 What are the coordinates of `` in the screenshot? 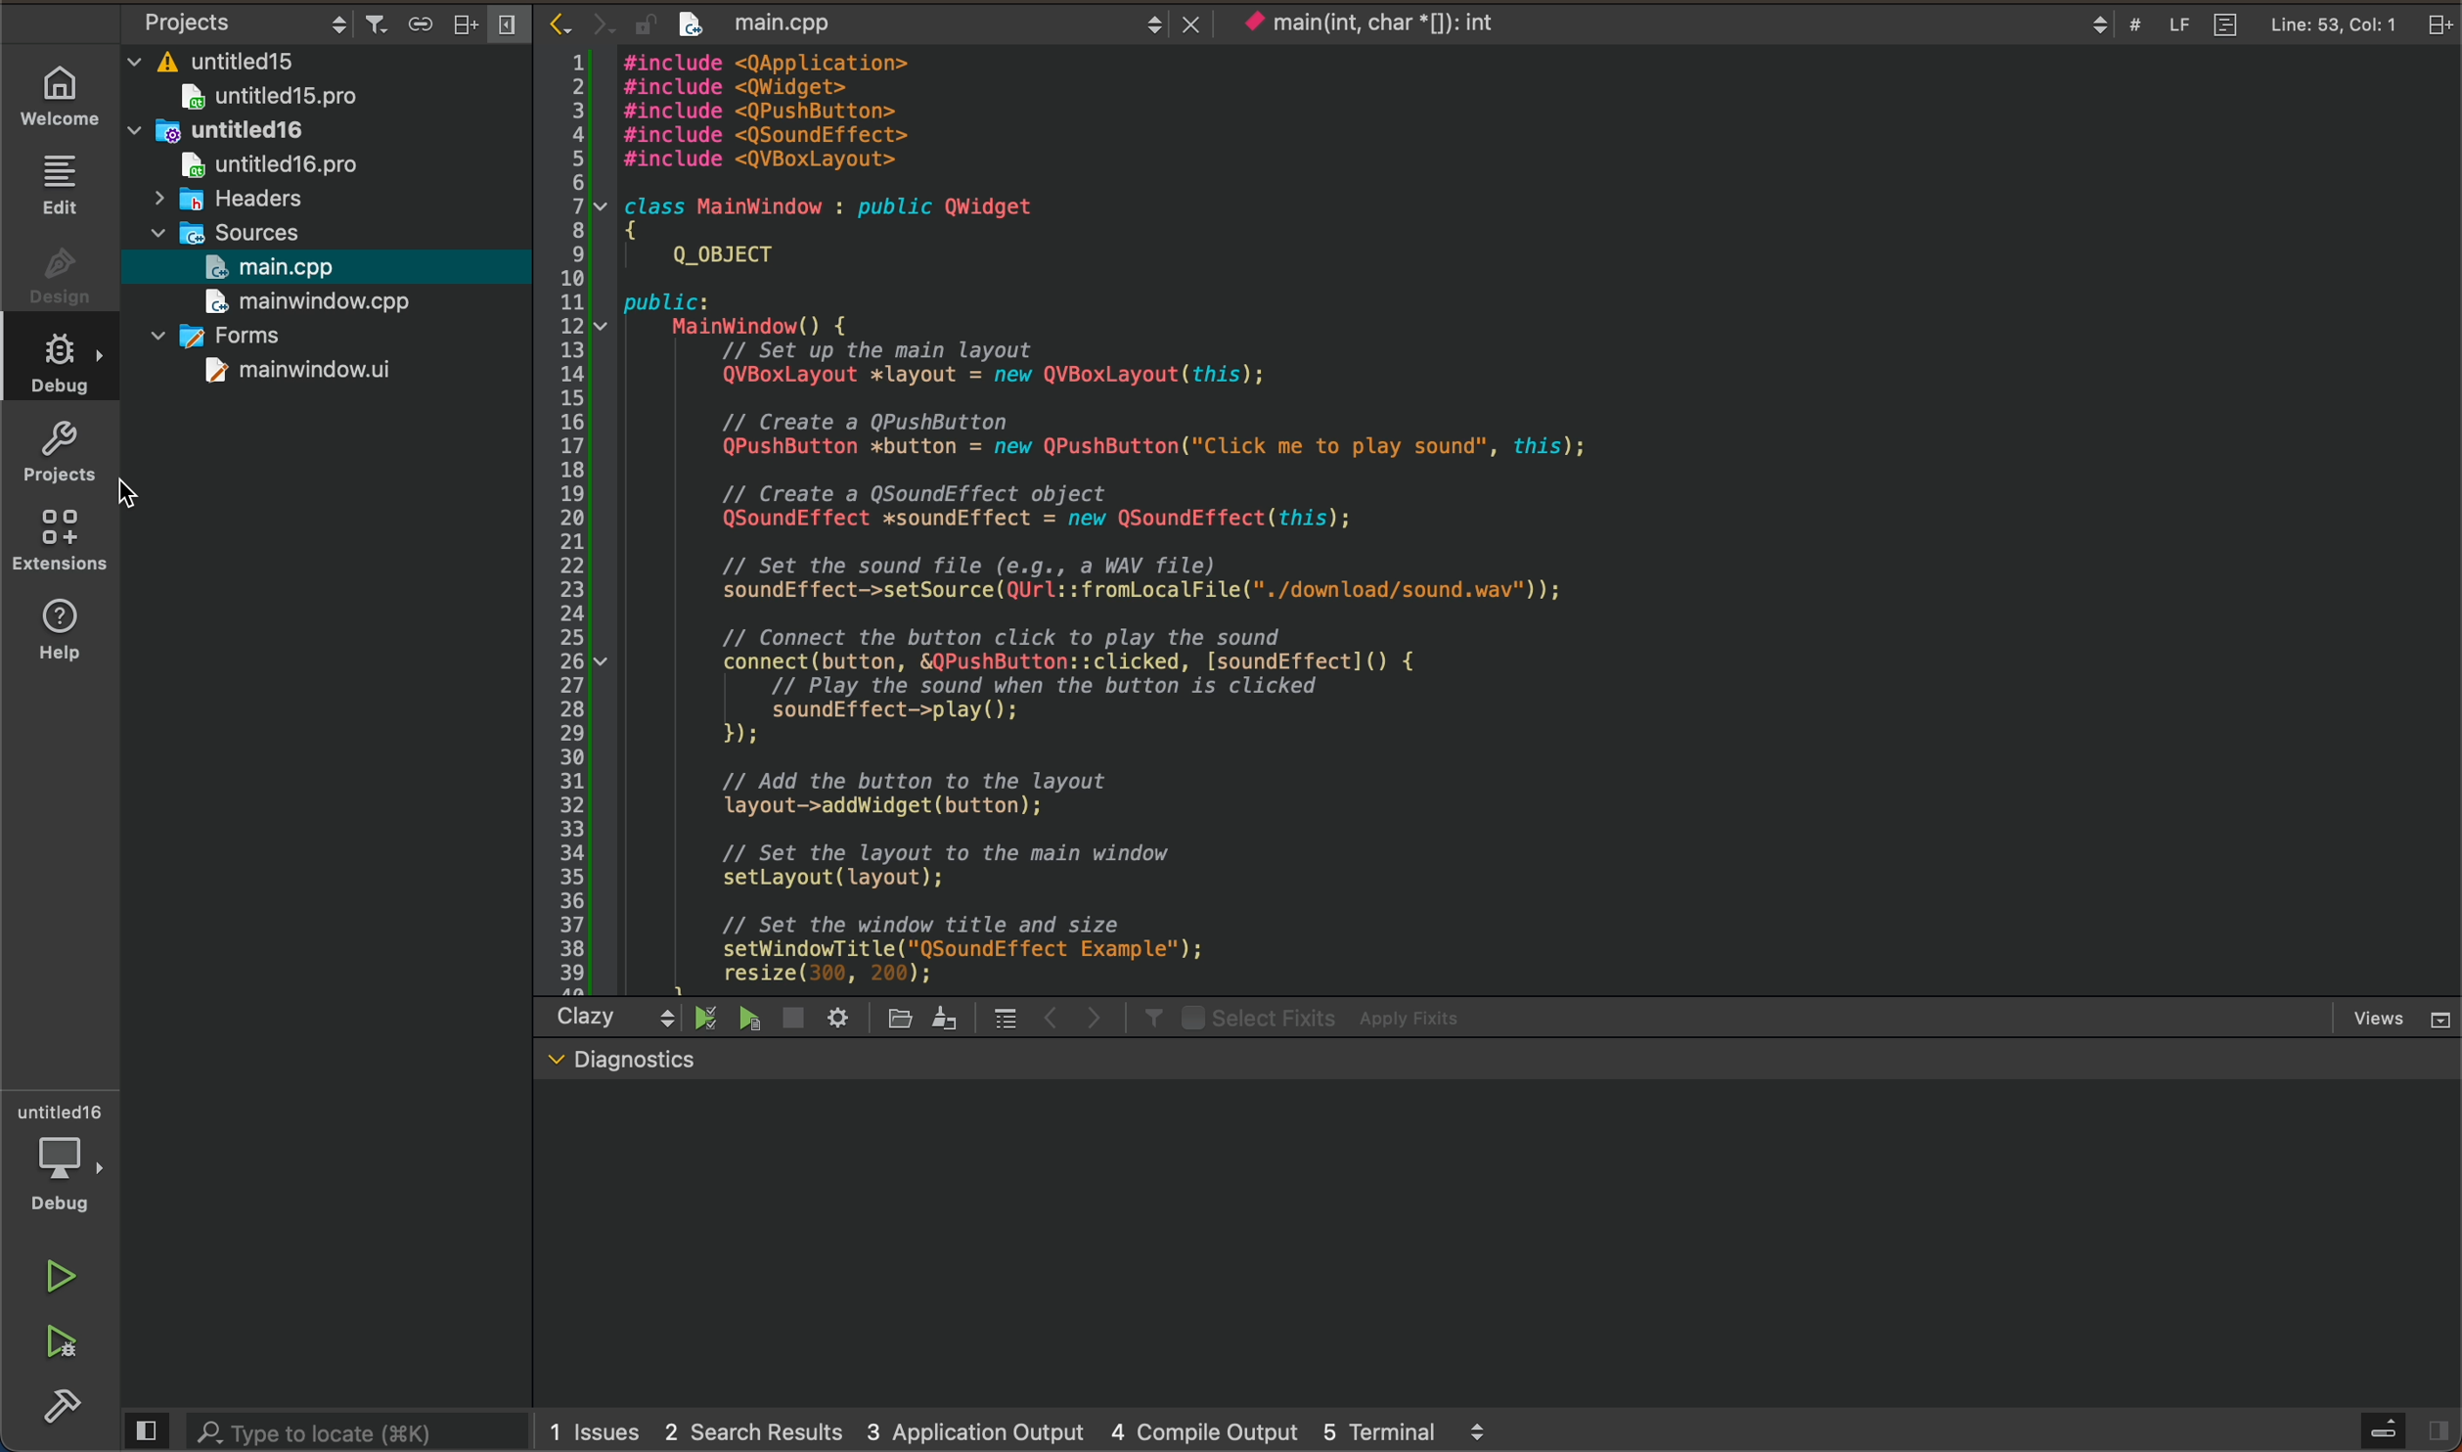 It's located at (265, 163).